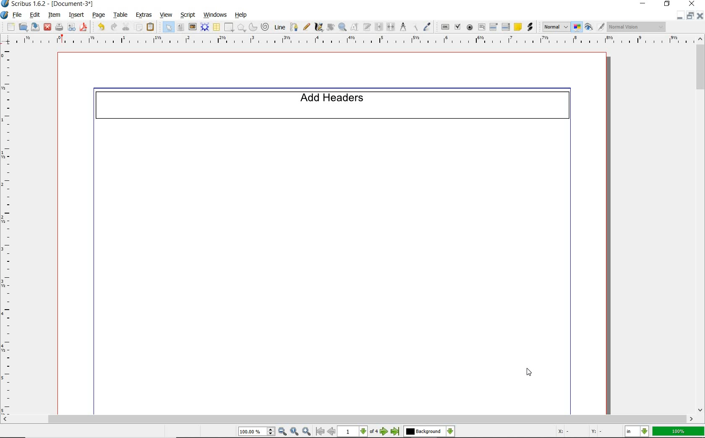 The image size is (705, 438). What do you see at coordinates (644, 4) in the screenshot?
I see `minimize` at bounding box center [644, 4].